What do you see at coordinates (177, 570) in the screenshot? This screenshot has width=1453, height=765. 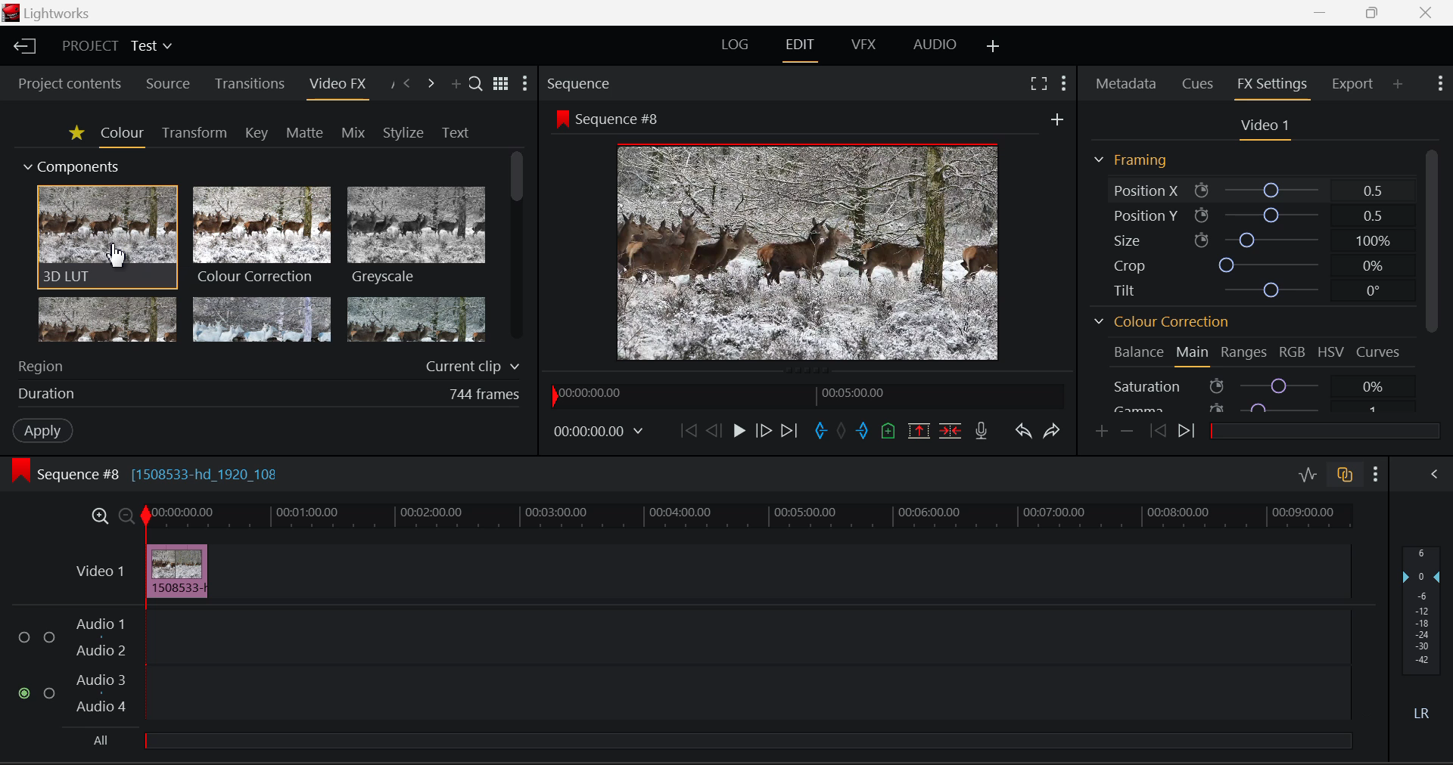 I see `Clip Inserted` at bounding box center [177, 570].